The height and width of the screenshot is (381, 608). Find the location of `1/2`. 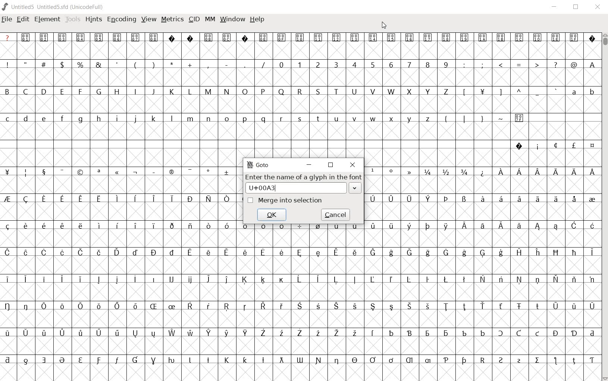

1/2 is located at coordinates (445, 171).